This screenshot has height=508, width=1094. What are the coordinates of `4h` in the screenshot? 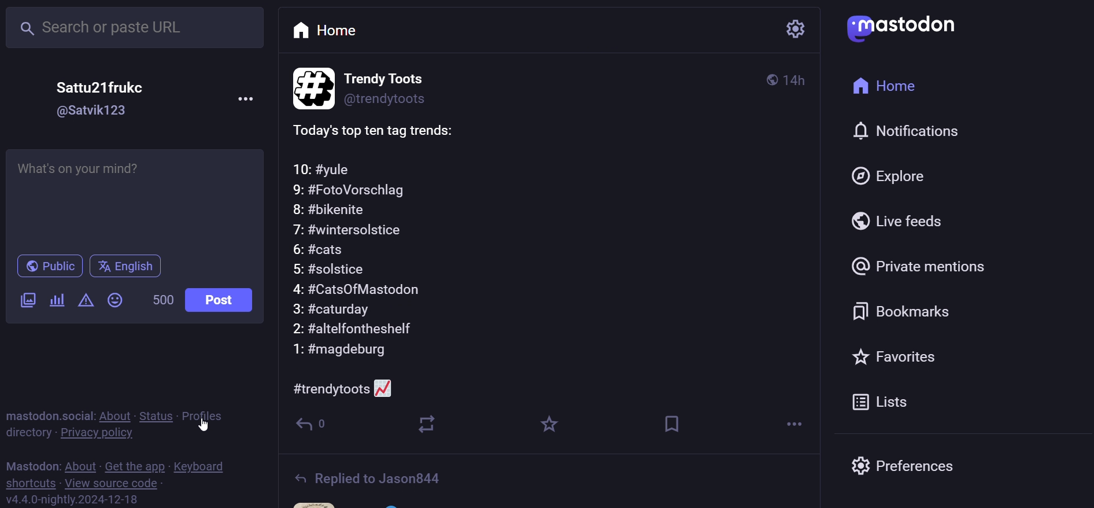 It's located at (800, 79).